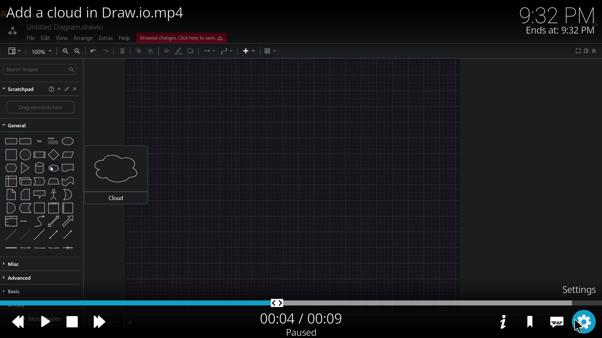  What do you see at coordinates (560, 30) in the screenshot?
I see `Ends at: 9:32 PM` at bounding box center [560, 30].